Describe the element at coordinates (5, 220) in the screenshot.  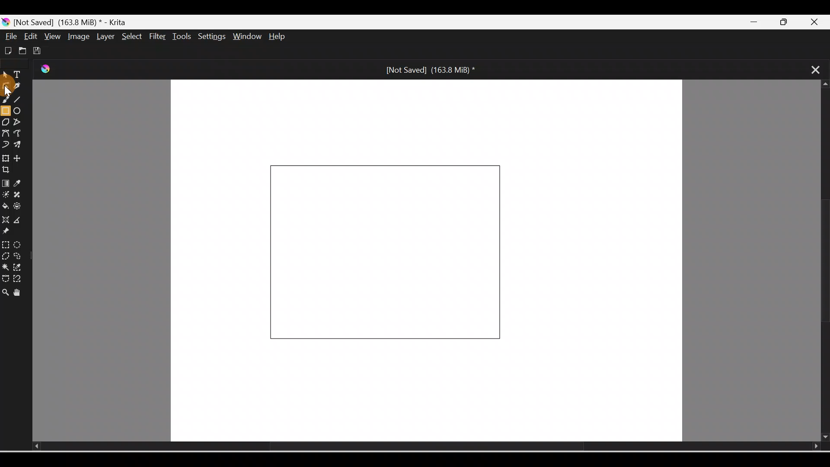
I see `Assistant tool` at that location.